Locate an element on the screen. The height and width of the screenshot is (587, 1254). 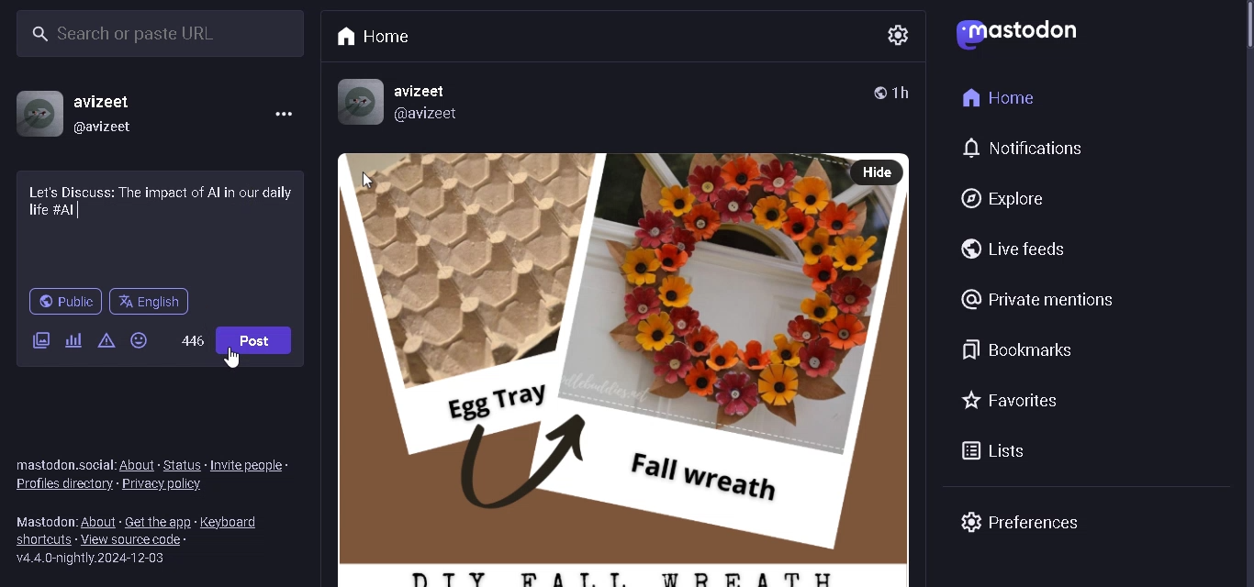
ADD IMAGE is located at coordinates (40, 338).